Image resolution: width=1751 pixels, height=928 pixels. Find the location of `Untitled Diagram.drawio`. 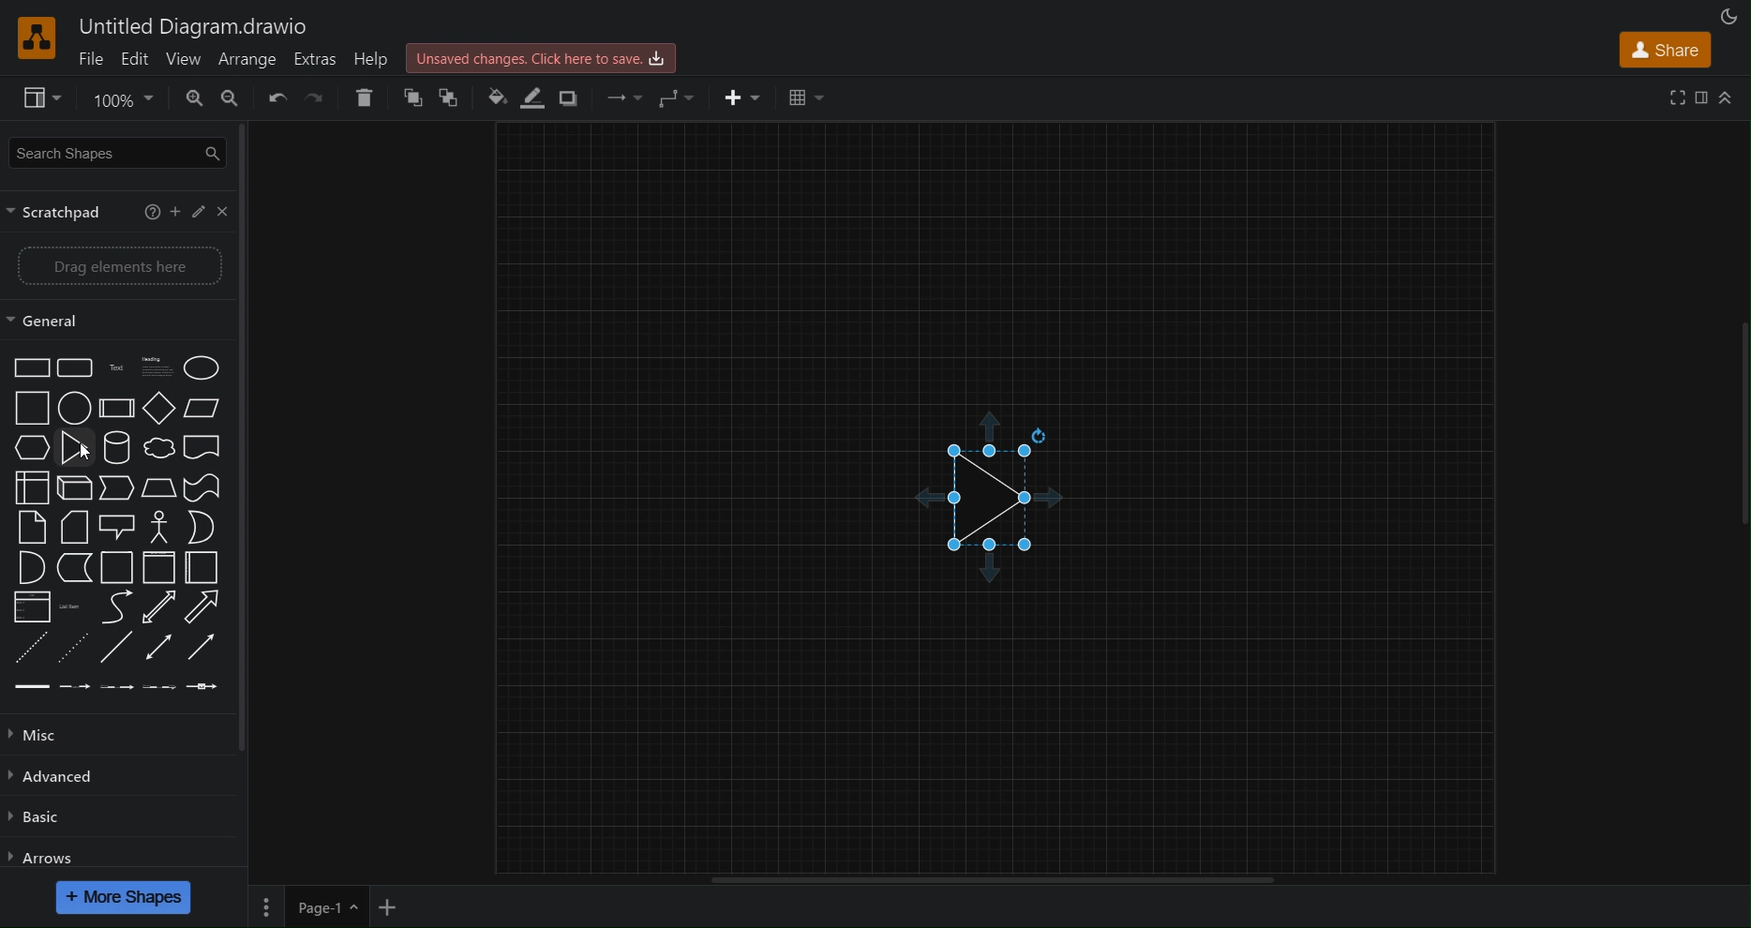

Untitled Diagram.drawio is located at coordinates (198, 27).